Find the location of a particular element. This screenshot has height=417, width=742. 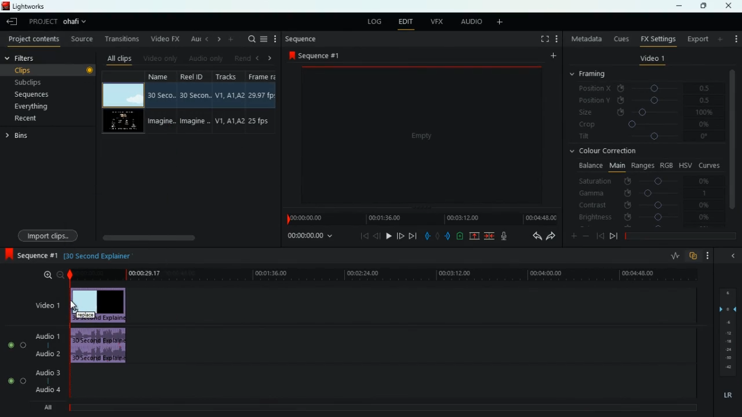

sequences is located at coordinates (34, 96).